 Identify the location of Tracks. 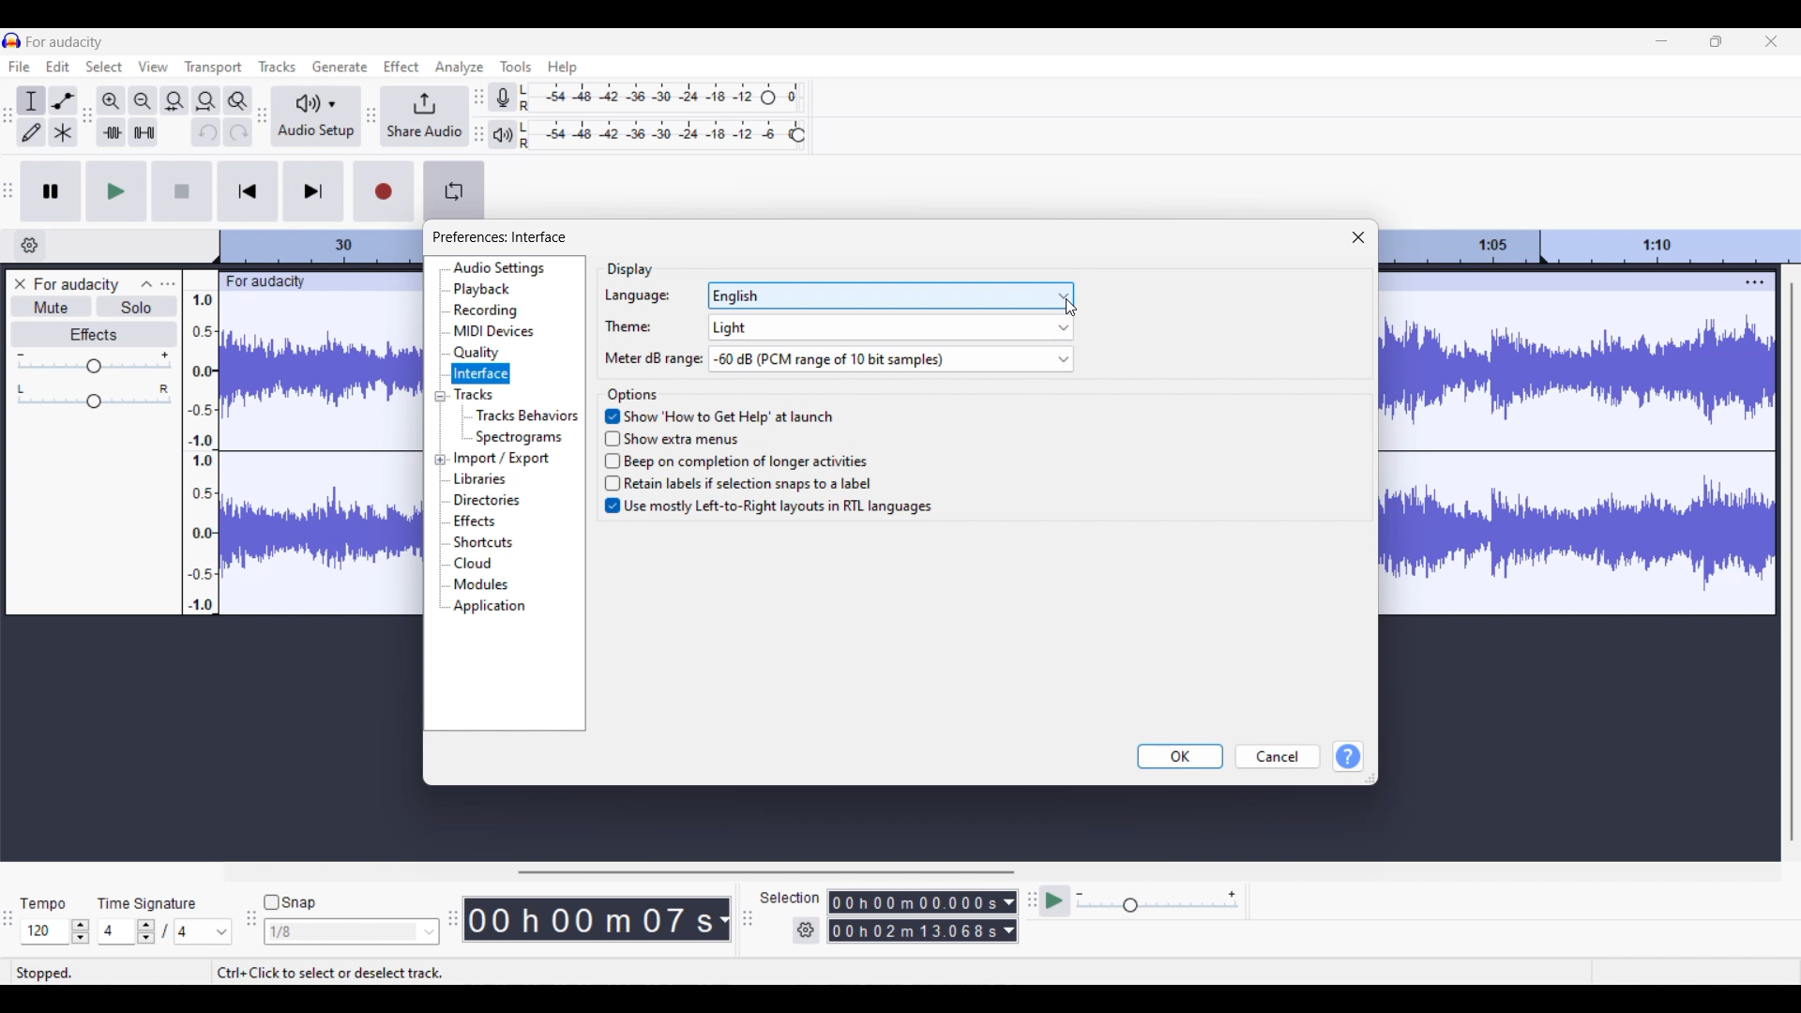
(473, 394).